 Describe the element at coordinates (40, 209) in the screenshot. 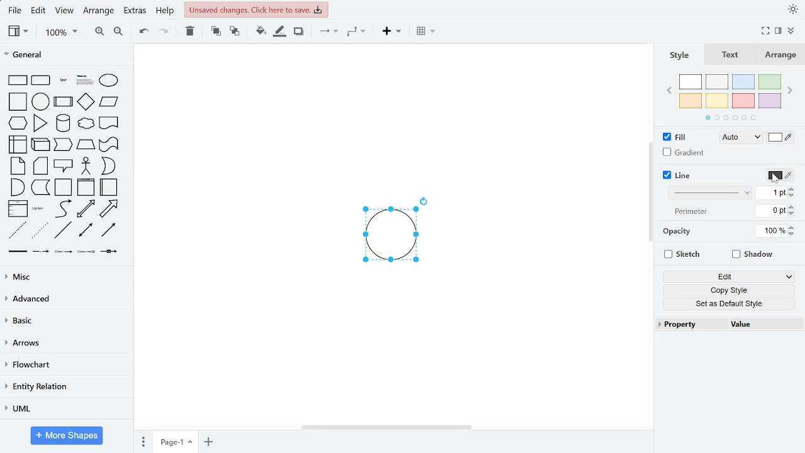

I see `list item` at that location.